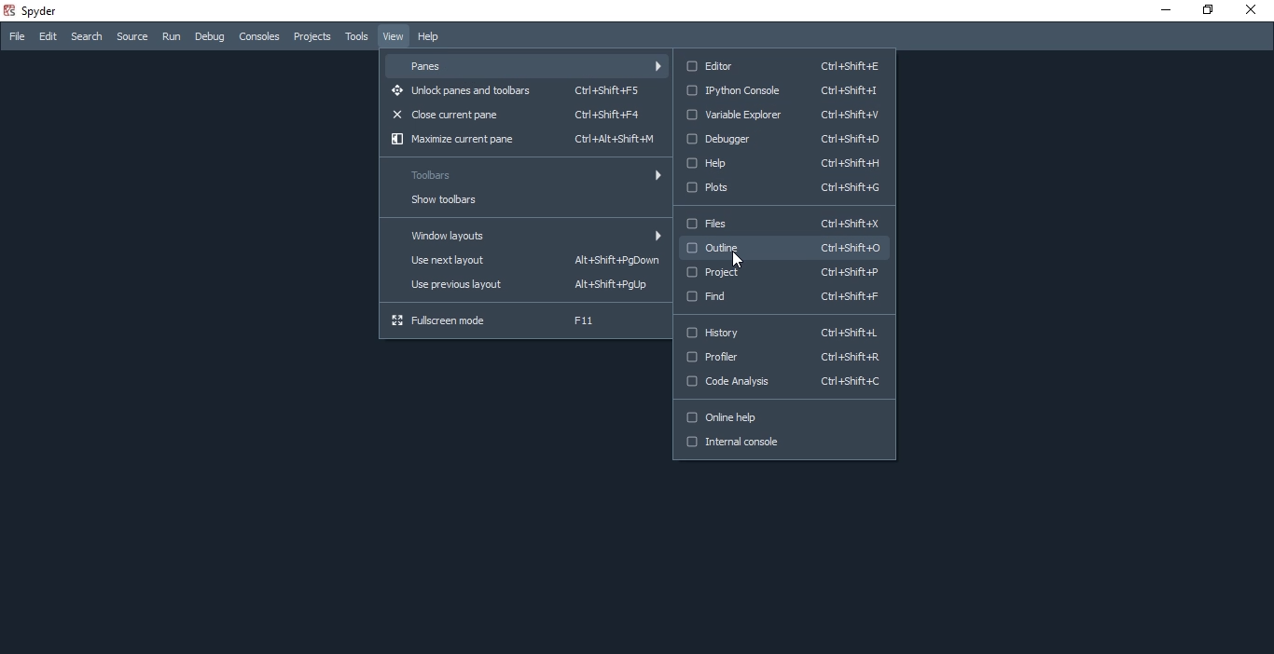 Image resolution: width=1274 pixels, height=654 pixels. Describe the element at coordinates (210, 37) in the screenshot. I see `Debug` at that location.